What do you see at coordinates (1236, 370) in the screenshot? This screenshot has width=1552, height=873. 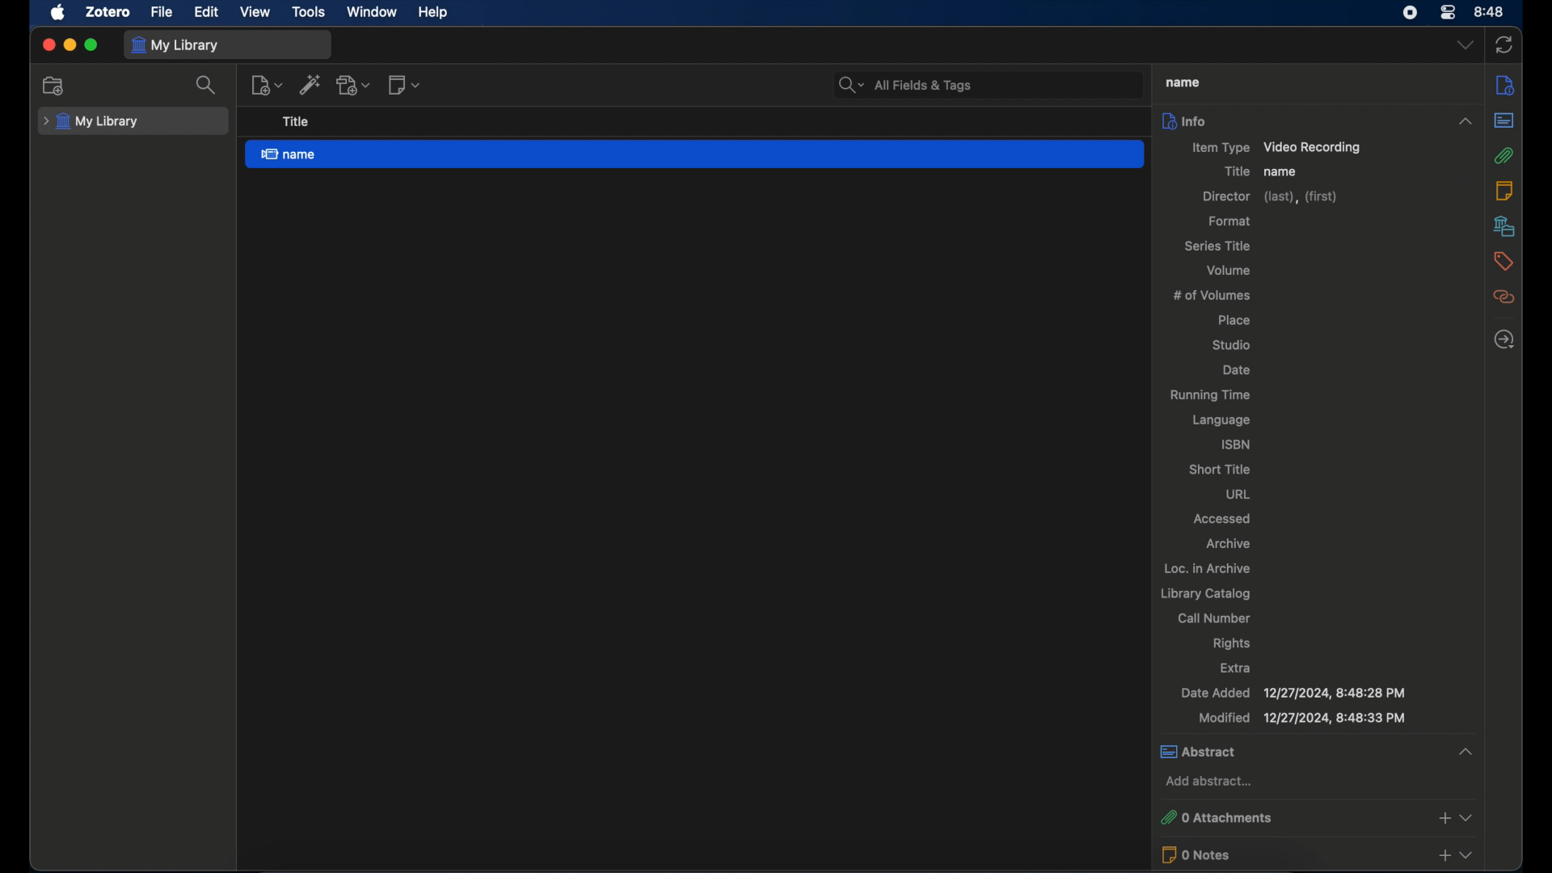 I see `date` at bounding box center [1236, 370].